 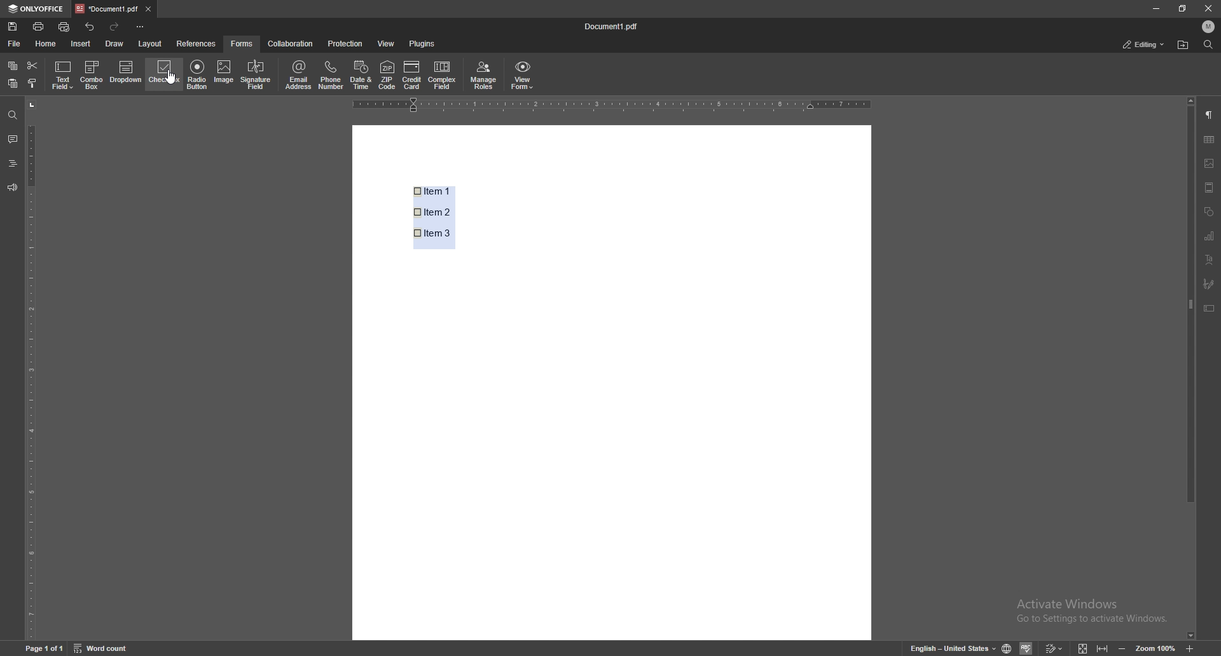 What do you see at coordinates (107, 8) in the screenshot?
I see `tab` at bounding box center [107, 8].